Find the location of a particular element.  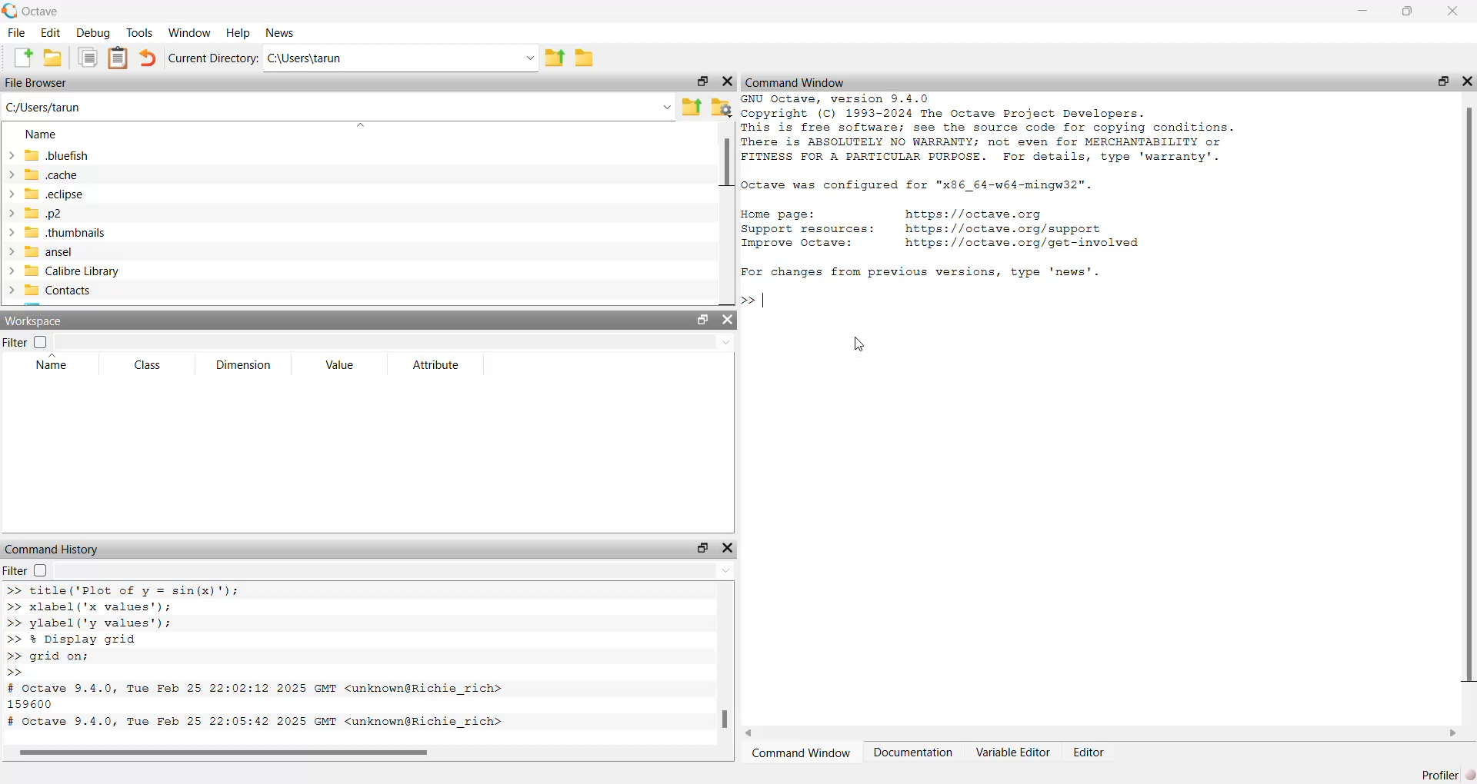

C:/Users/tarun is located at coordinates (42, 107).